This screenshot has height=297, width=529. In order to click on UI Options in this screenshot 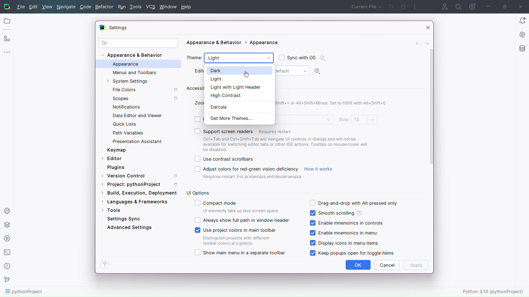, I will do `click(198, 192)`.